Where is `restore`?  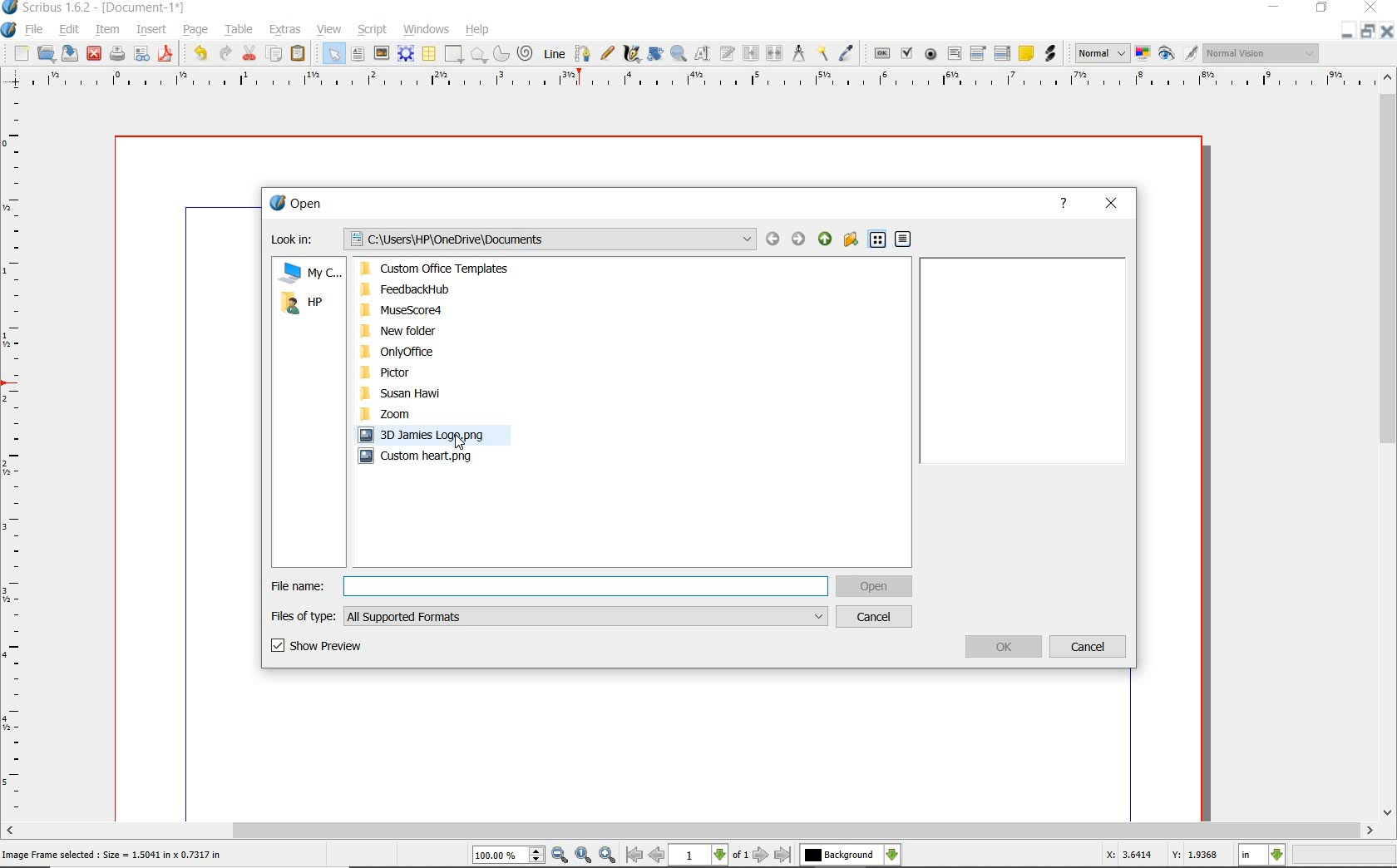 restore is located at coordinates (1366, 32).